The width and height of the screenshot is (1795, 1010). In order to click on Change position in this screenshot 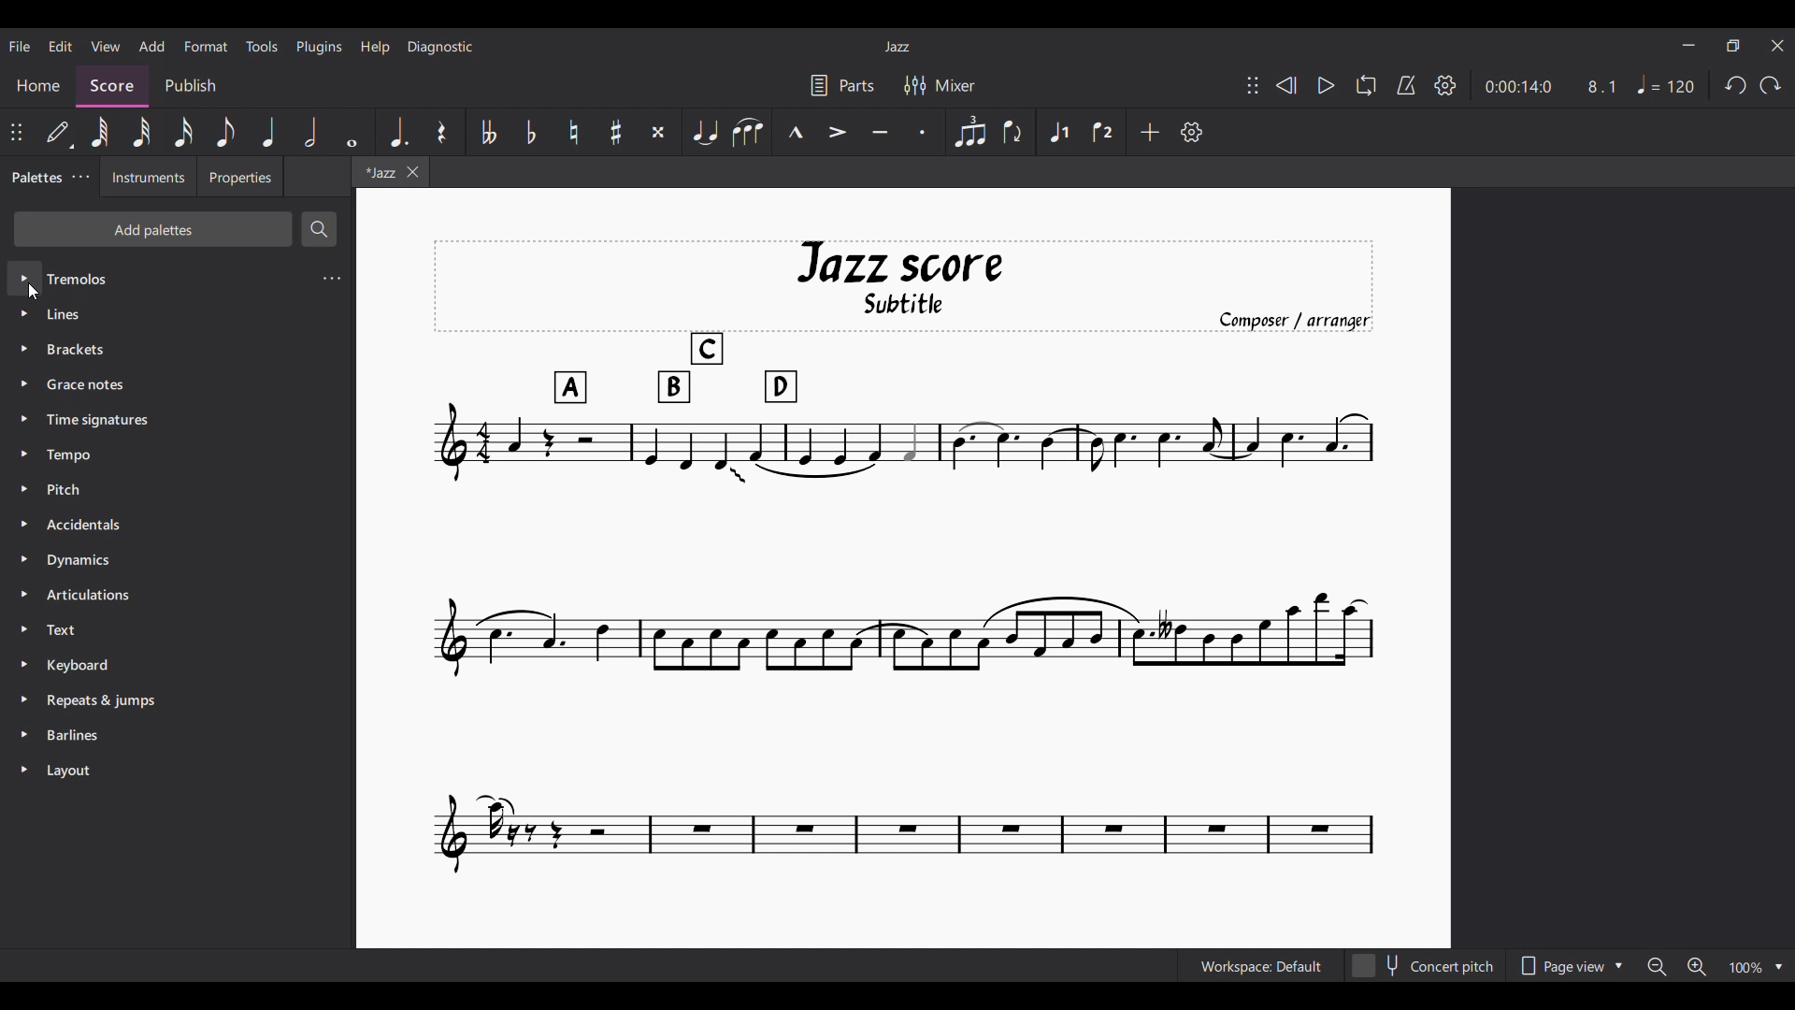, I will do `click(1253, 85)`.